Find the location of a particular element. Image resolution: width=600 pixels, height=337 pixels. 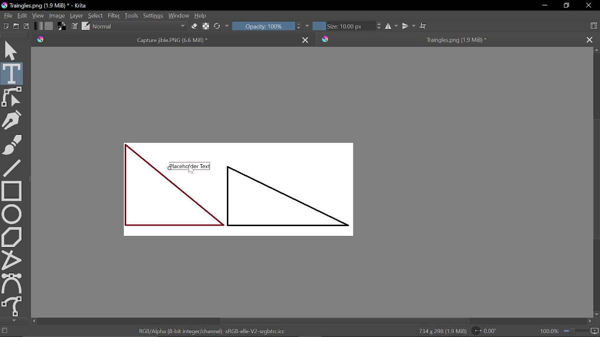

Ellipse tool is located at coordinates (13, 213).